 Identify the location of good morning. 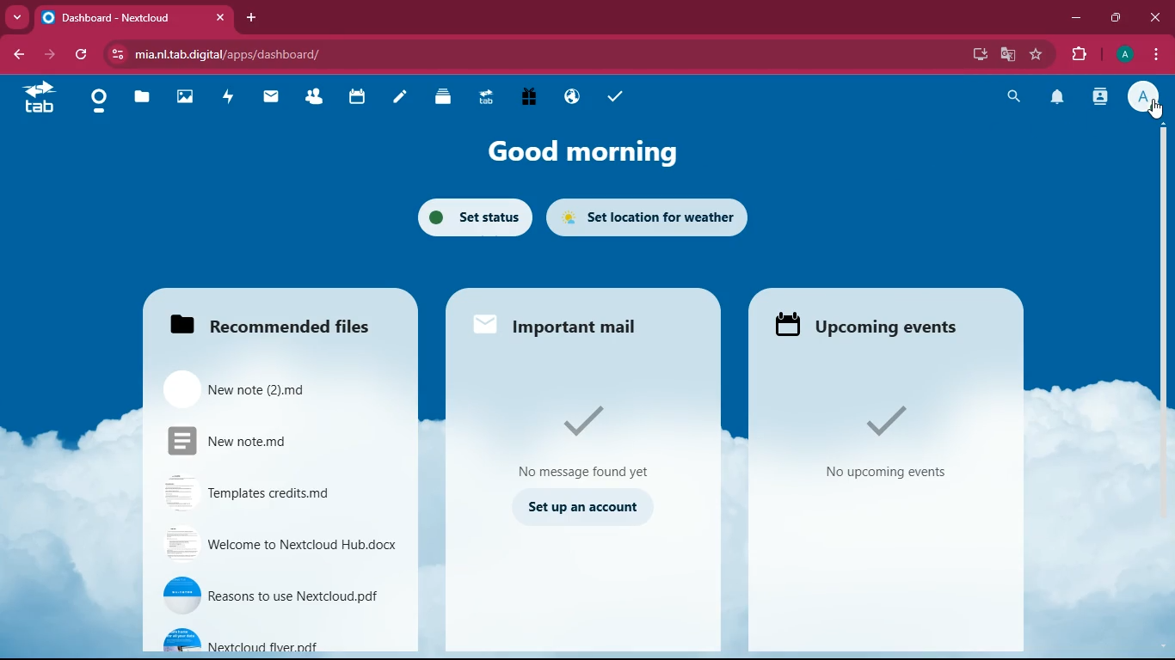
(590, 150).